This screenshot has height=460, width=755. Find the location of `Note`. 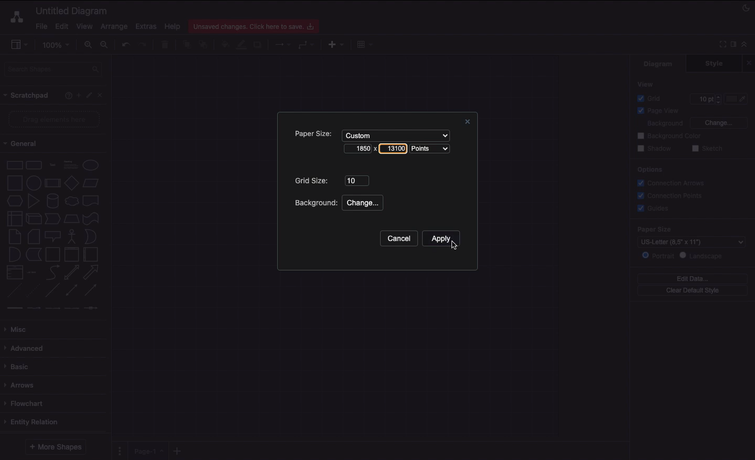

Note is located at coordinates (14, 237).